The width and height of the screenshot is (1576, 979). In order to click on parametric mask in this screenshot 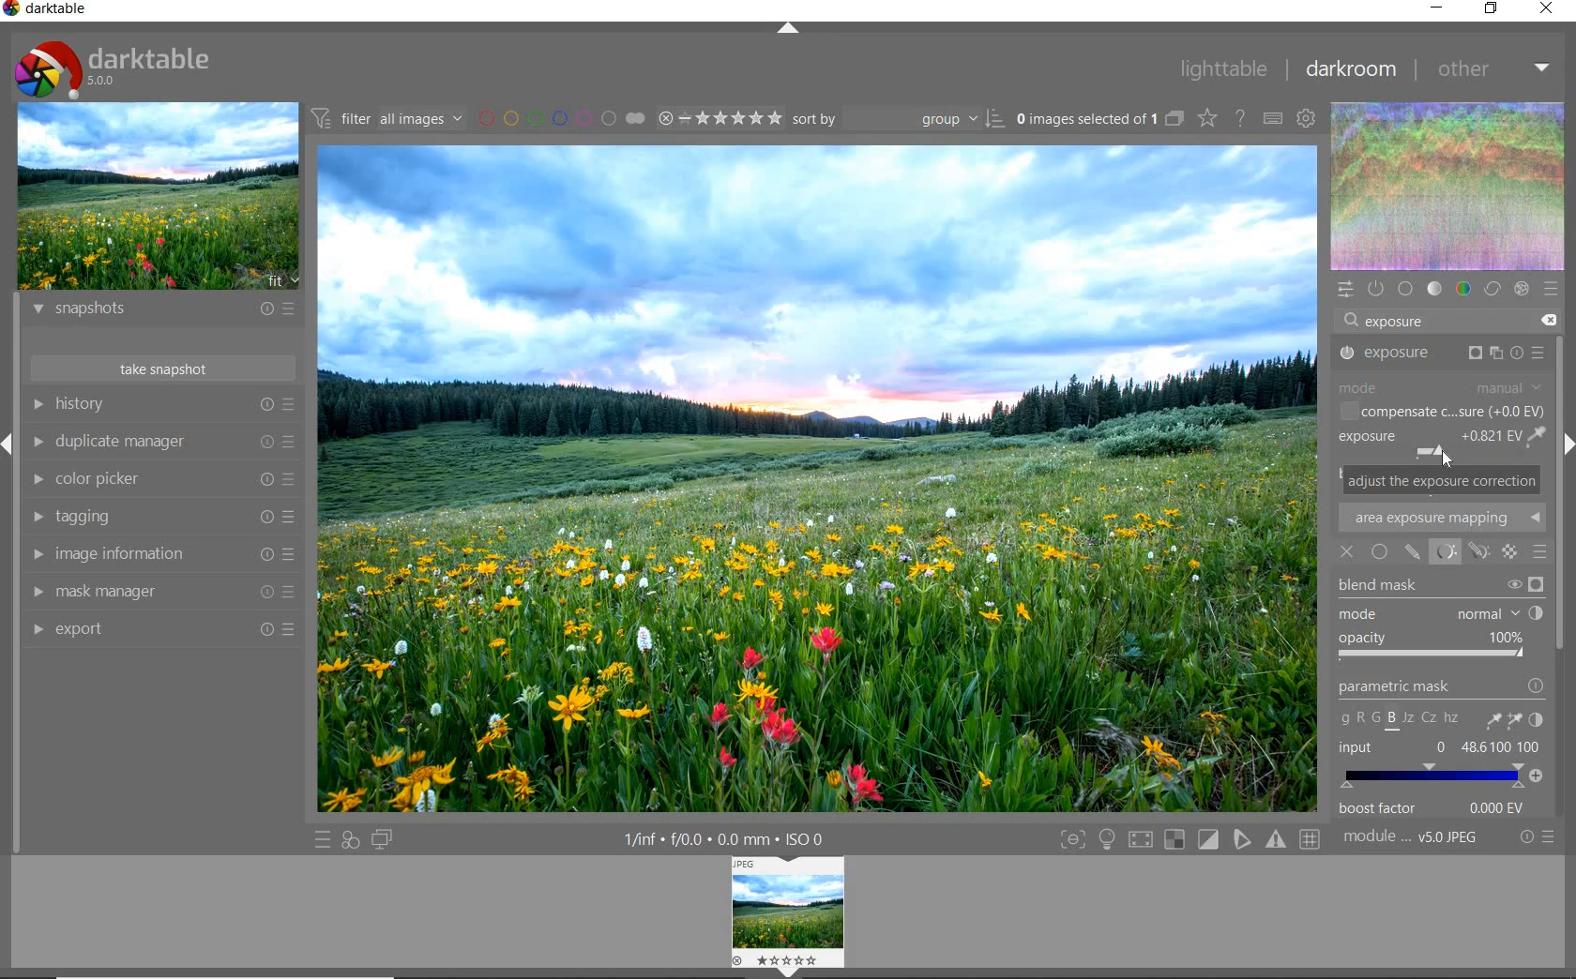, I will do `click(1442, 705)`.